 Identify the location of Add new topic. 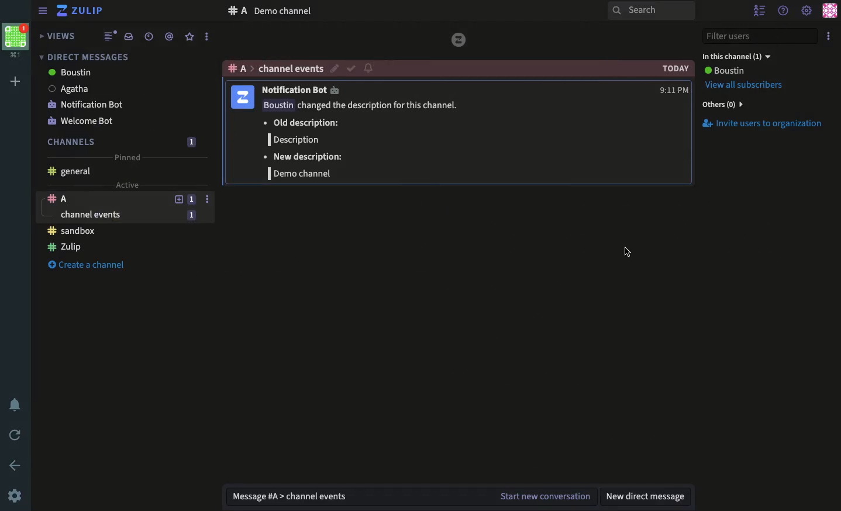
(178, 198).